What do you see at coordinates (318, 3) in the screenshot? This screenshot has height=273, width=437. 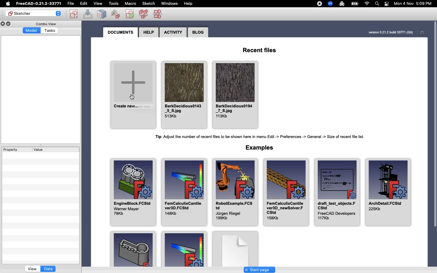 I see `Record` at bounding box center [318, 3].